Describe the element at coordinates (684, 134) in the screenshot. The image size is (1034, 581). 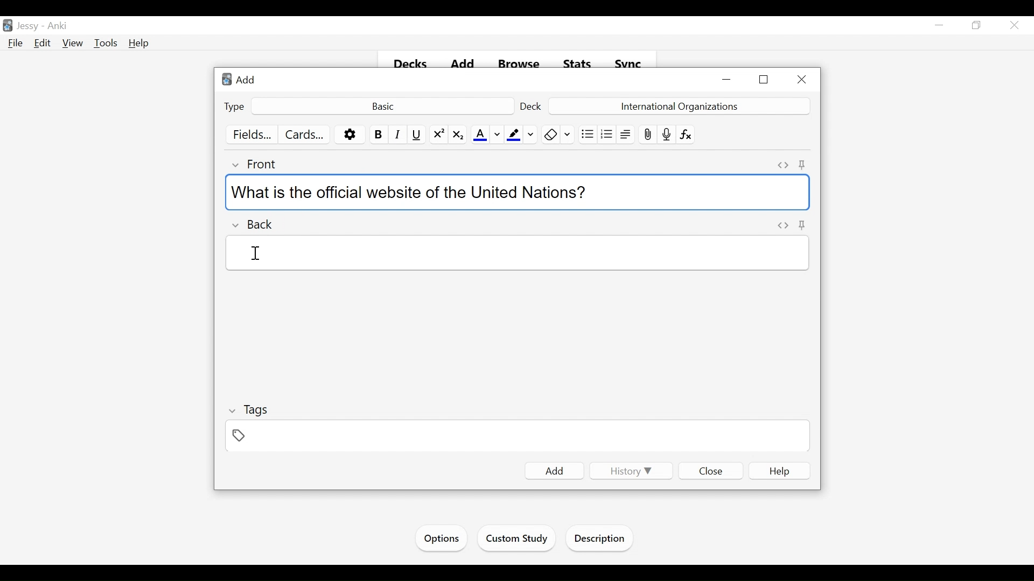
I see `Equations` at that location.